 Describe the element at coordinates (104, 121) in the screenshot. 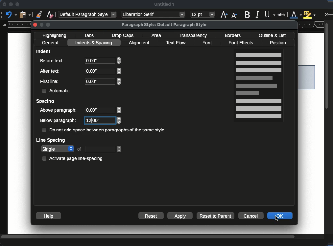

I see `12.00"` at that location.